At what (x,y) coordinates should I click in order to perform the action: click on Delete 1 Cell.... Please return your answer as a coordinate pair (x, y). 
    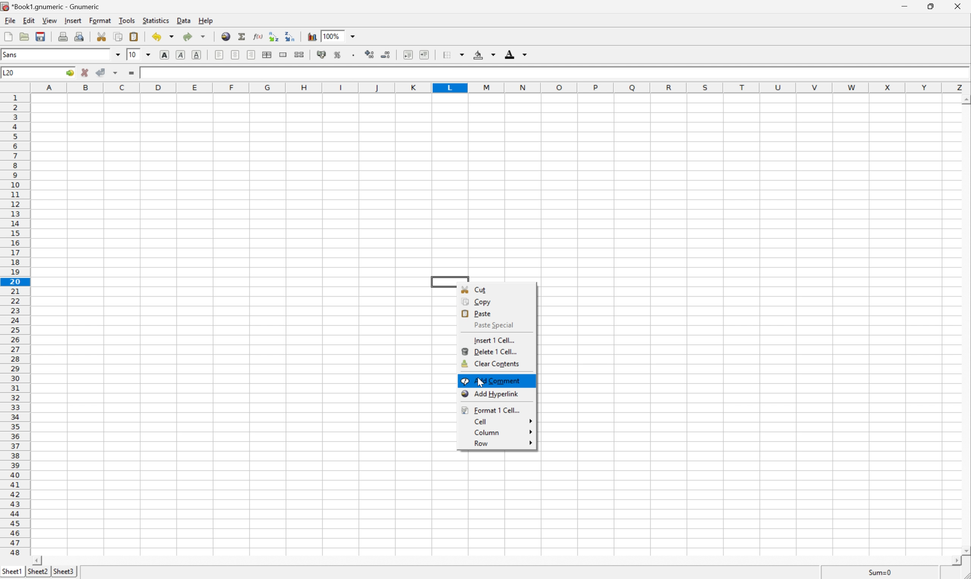
    Looking at the image, I should click on (491, 351).